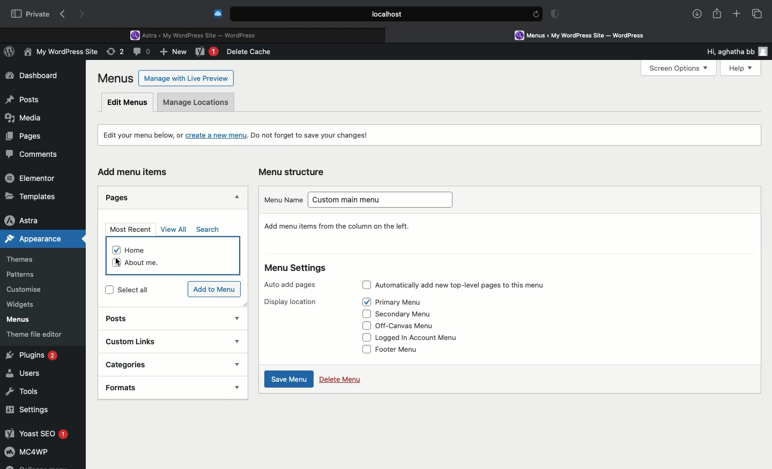  What do you see at coordinates (21, 305) in the screenshot?
I see `Widgets` at bounding box center [21, 305].